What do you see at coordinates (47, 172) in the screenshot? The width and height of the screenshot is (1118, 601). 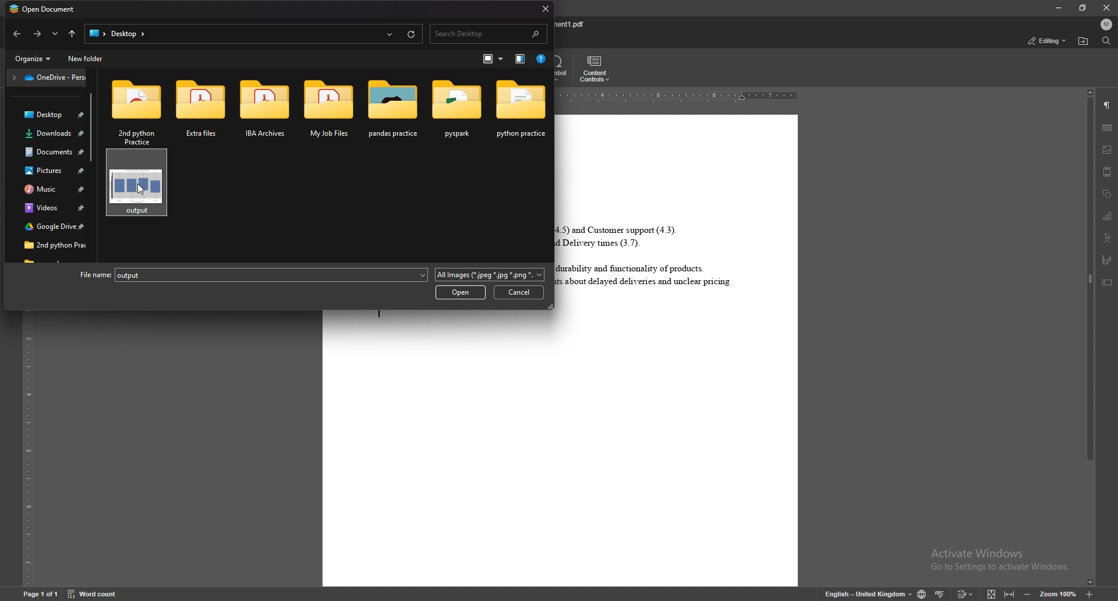 I see `folder` at bounding box center [47, 172].